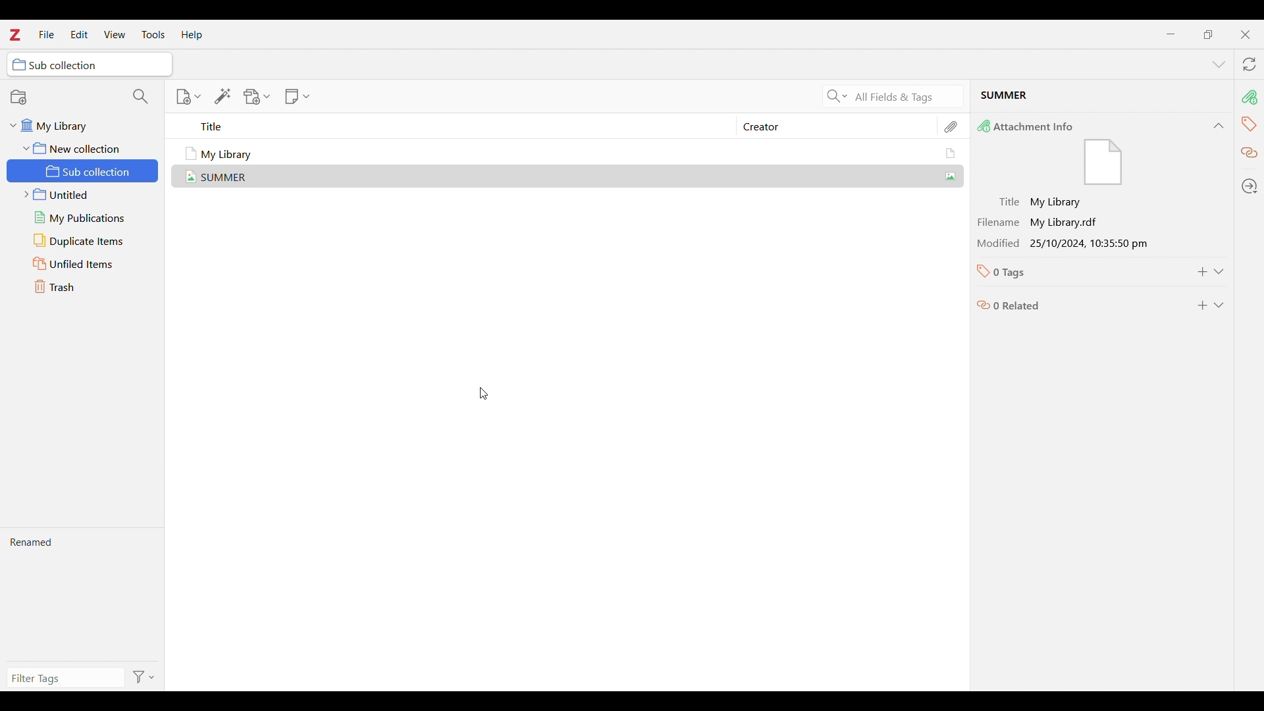 This screenshot has width=1264, height=711. What do you see at coordinates (1202, 305) in the screenshot?
I see `Add` at bounding box center [1202, 305].